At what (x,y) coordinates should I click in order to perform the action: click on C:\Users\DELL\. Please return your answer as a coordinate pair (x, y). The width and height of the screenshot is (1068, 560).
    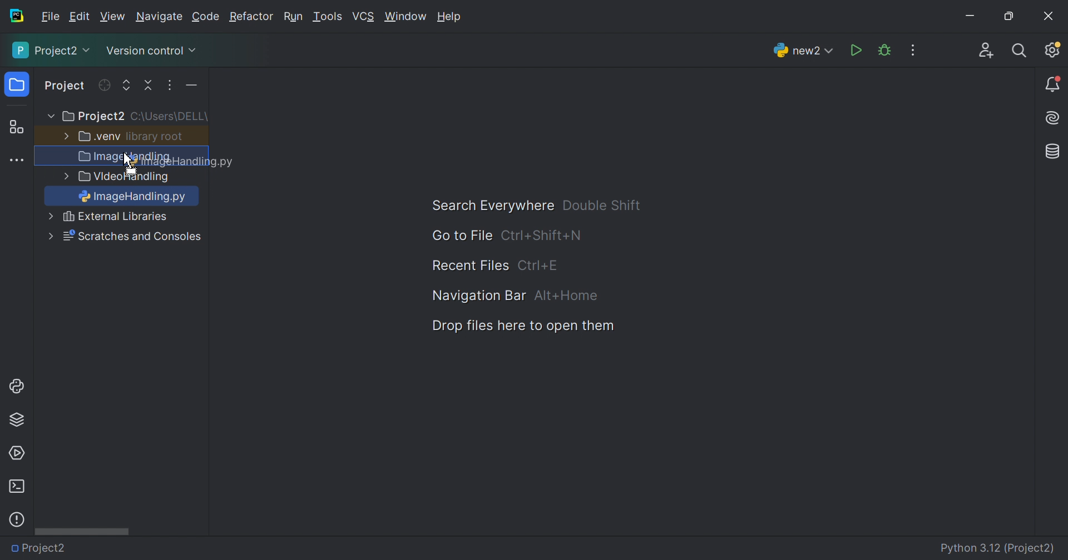
    Looking at the image, I should click on (169, 117).